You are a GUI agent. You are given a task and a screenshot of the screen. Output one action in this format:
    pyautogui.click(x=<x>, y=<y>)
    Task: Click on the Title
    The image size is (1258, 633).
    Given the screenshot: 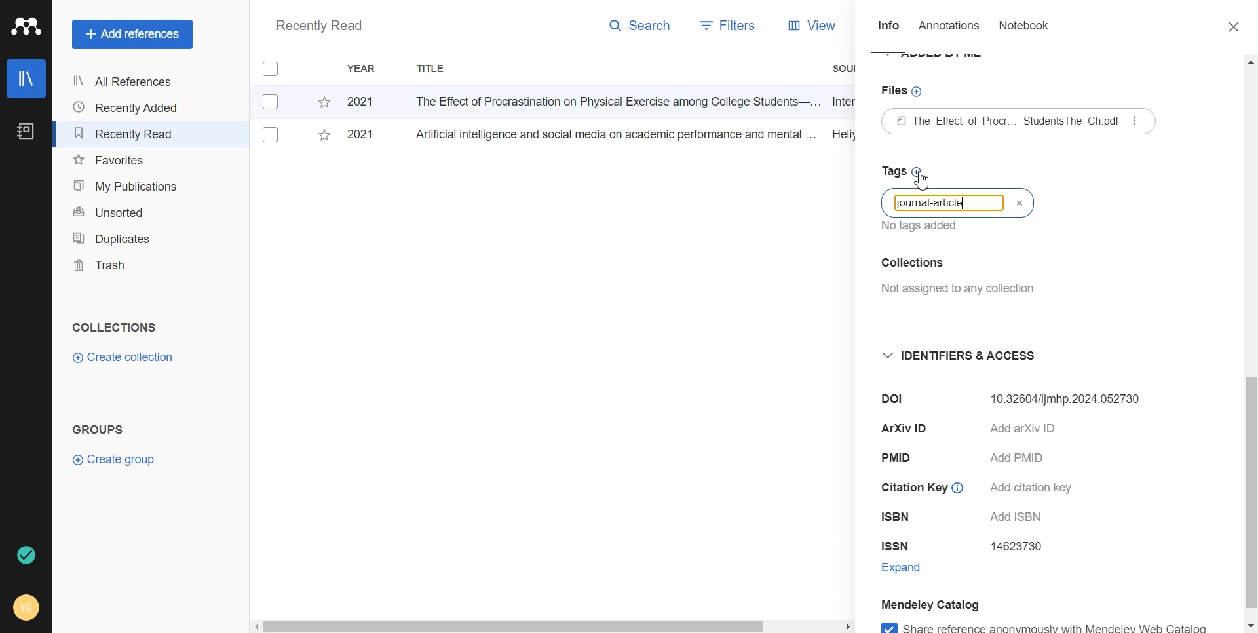 What is the action you would take?
    pyautogui.click(x=432, y=69)
    